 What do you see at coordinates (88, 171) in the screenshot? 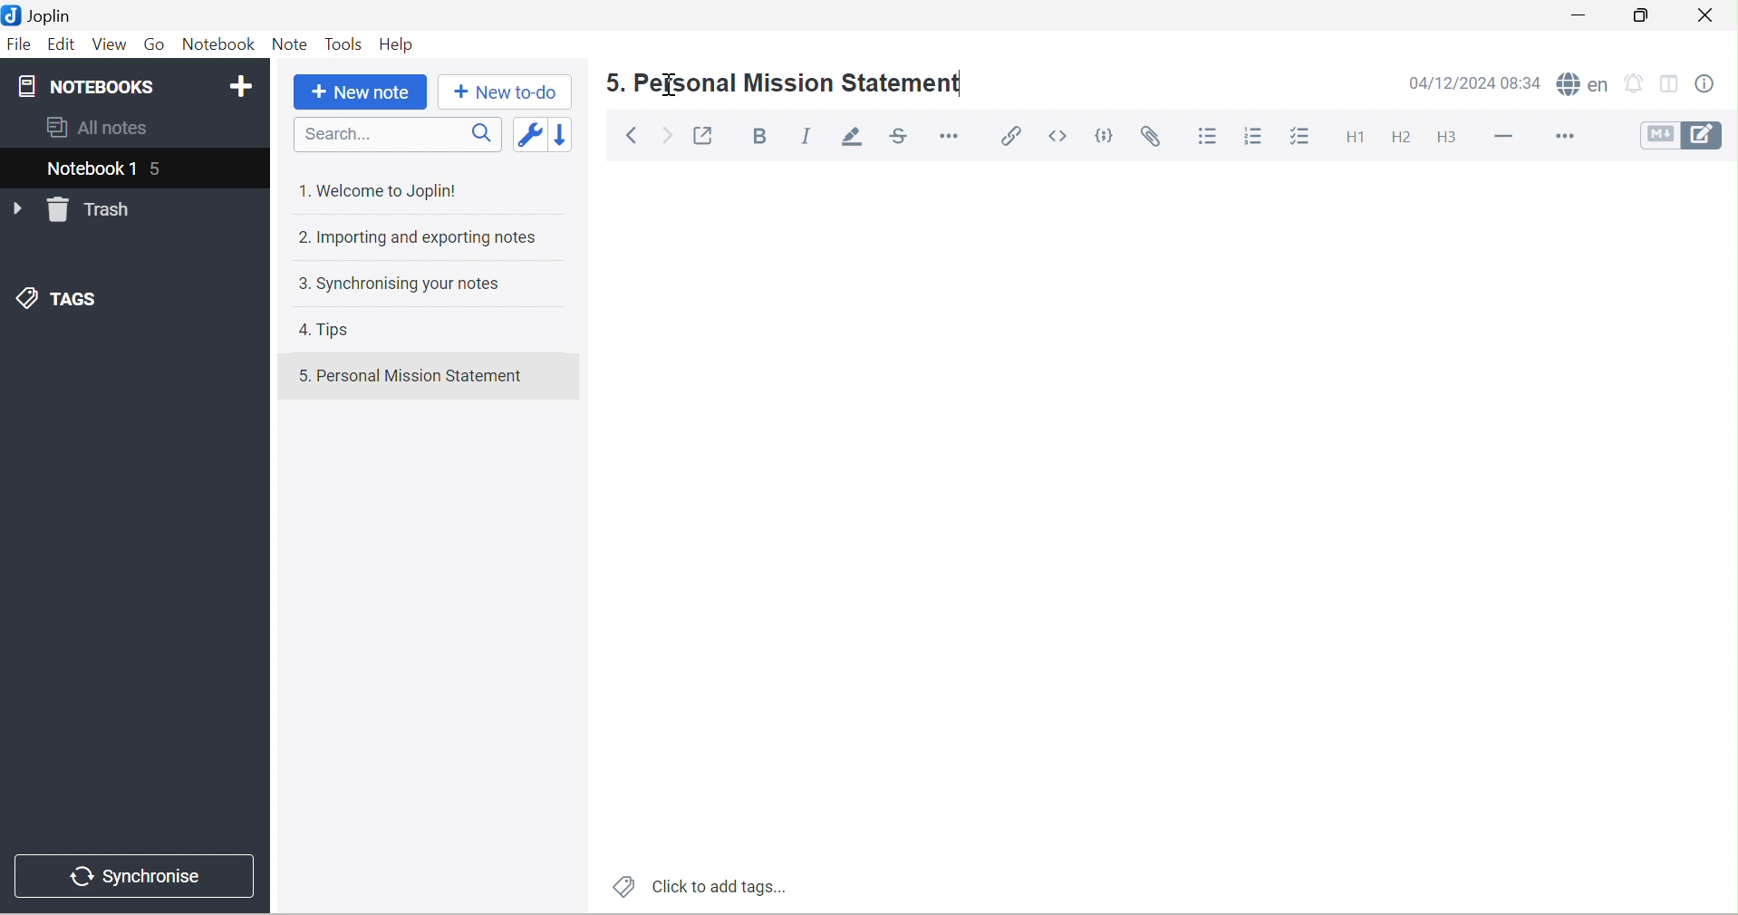
I see `Notebook 1` at bounding box center [88, 171].